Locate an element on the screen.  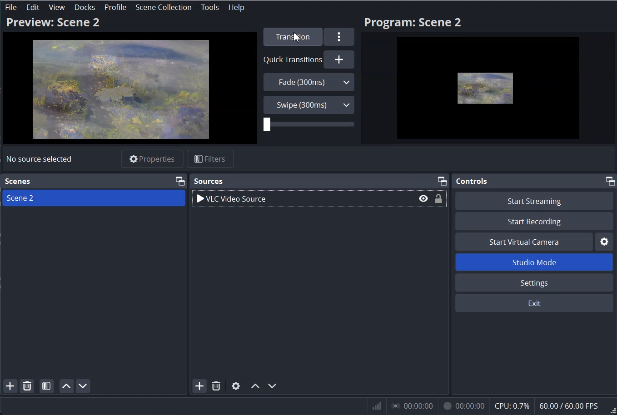
Maximize is located at coordinates (443, 181).